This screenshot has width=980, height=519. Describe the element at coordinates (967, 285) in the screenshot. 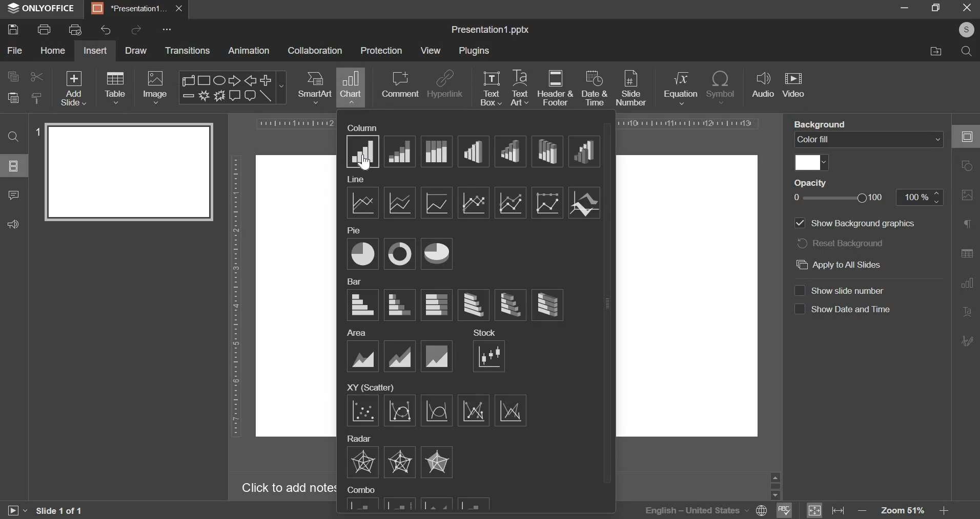

I see `chart settings` at that location.